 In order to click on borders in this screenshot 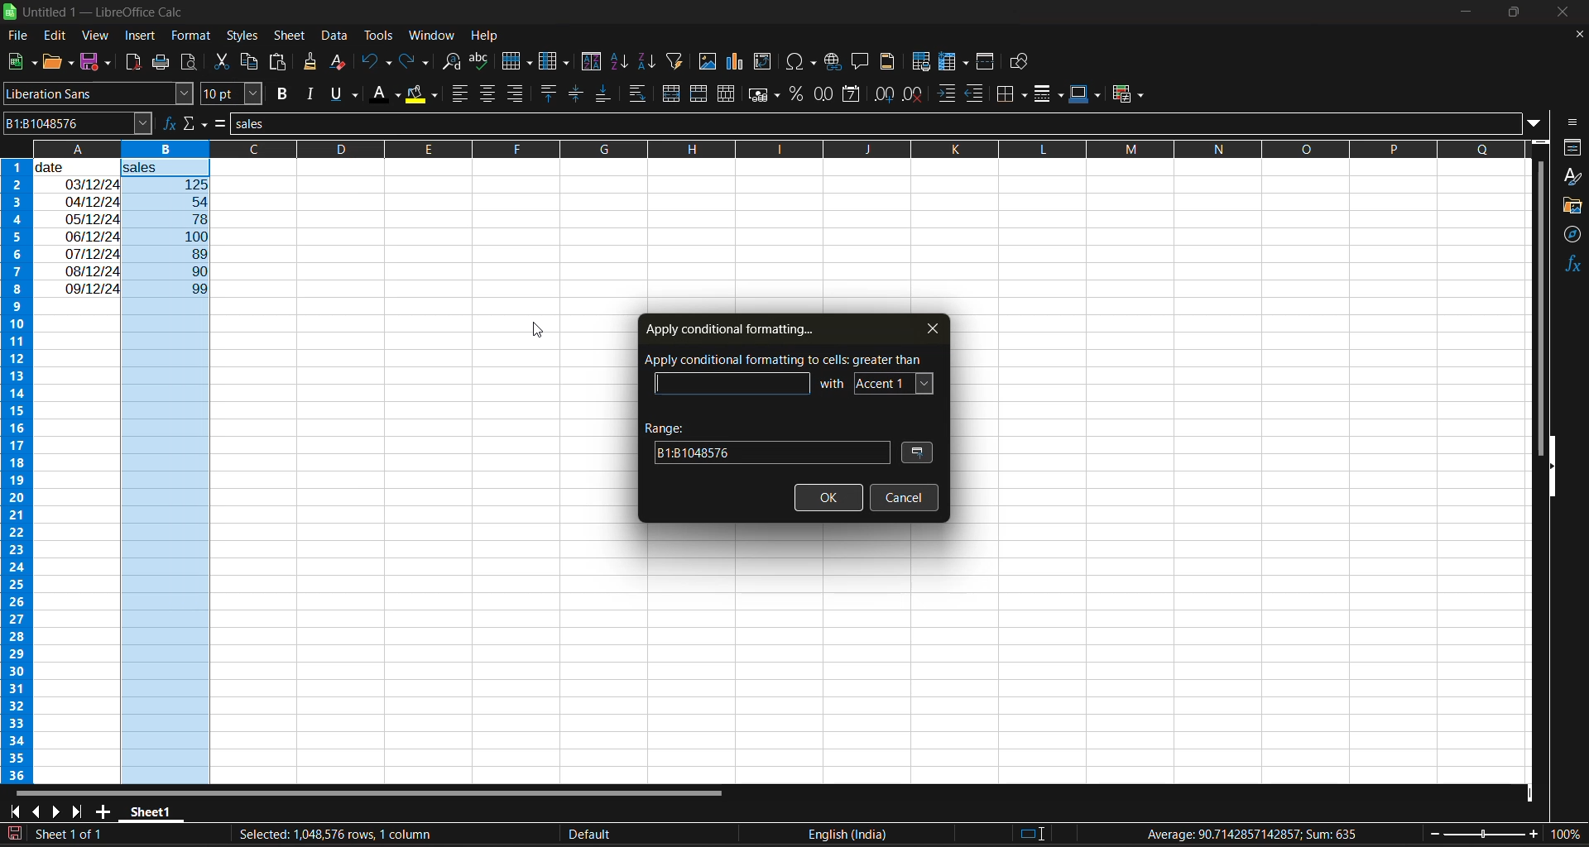, I will do `click(1015, 93)`.